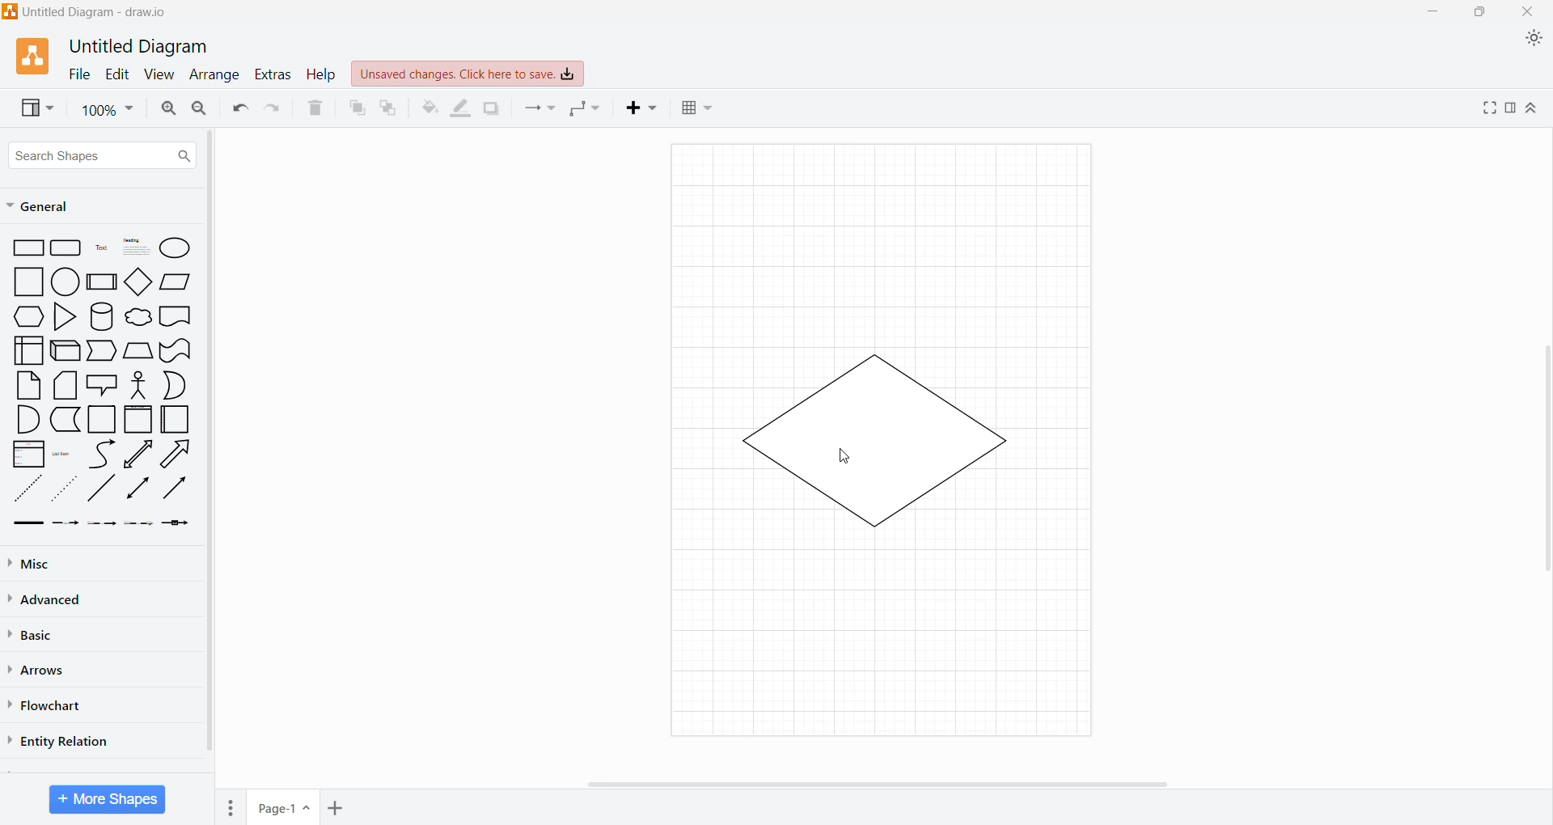 The height and width of the screenshot is (825, 1553). I want to click on Format, so click(1510, 108).